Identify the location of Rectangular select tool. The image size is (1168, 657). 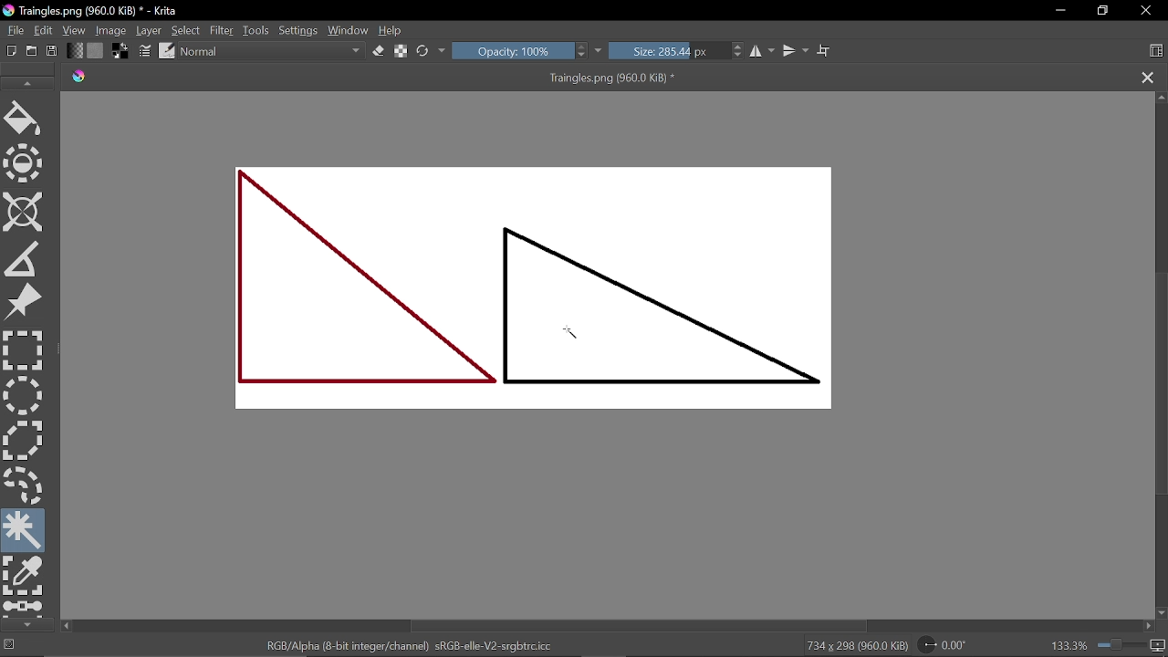
(25, 350).